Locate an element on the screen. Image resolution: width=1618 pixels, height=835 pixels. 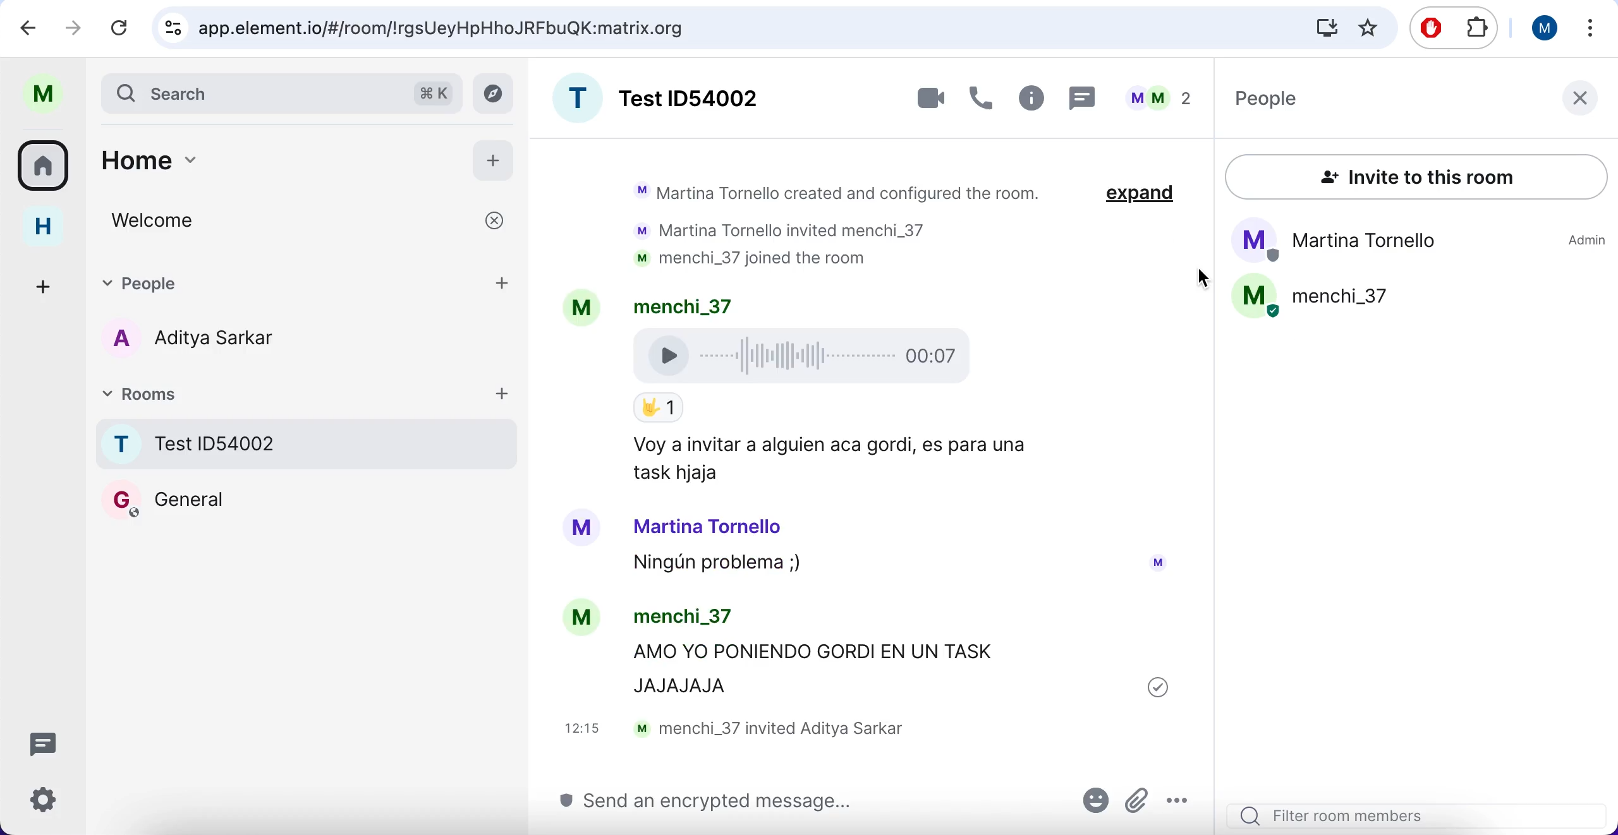
close is located at coordinates (1581, 105).